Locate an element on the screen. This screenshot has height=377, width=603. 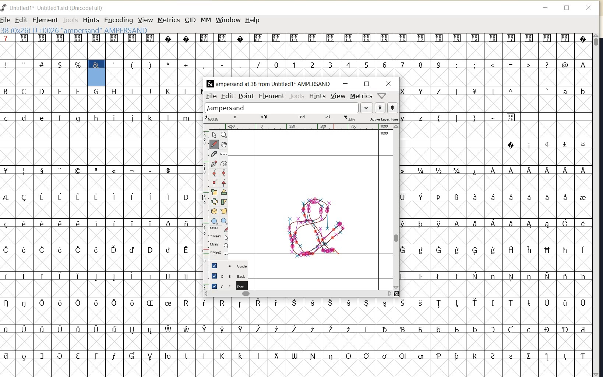
glyph characters is located at coordinates (43, 202).